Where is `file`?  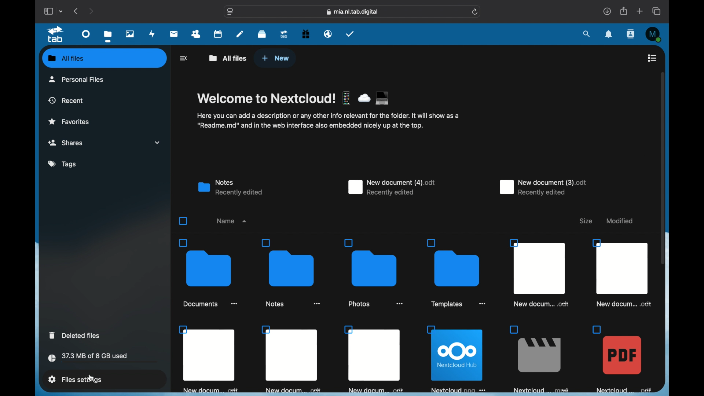 file is located at coordinates (621, 273).